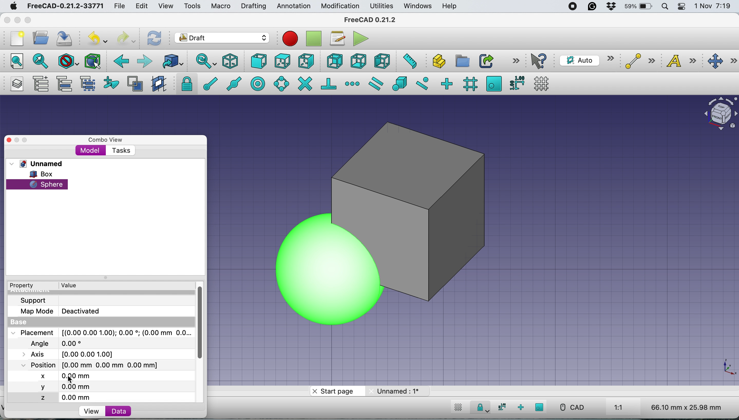  I want to click on top, so click(282, 60).